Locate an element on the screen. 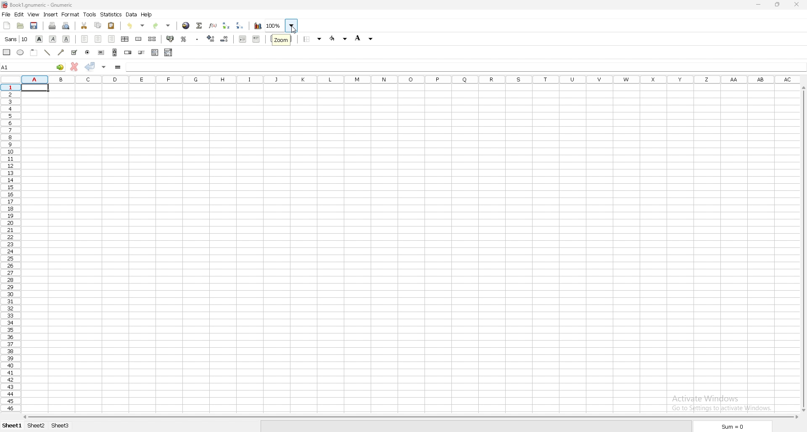 The image size is (807, 432). decrease indent is located at coordinates (243, 39).